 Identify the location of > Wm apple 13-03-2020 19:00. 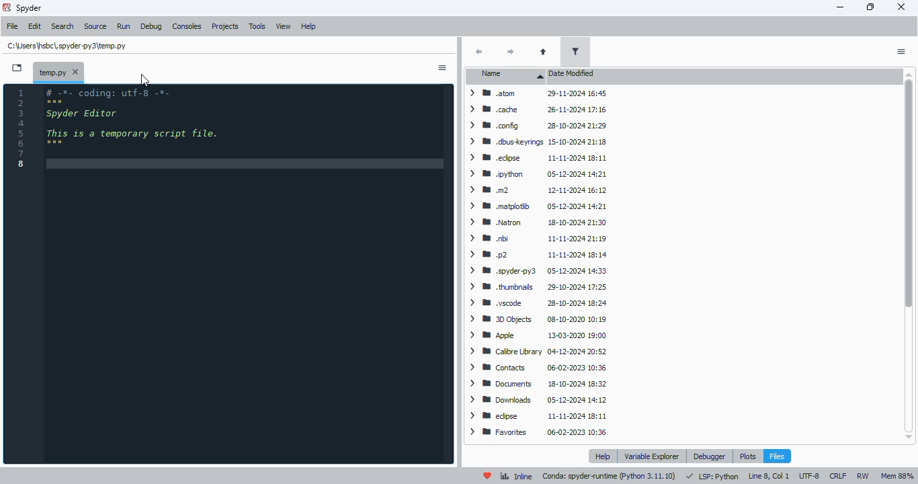
(539, 336).